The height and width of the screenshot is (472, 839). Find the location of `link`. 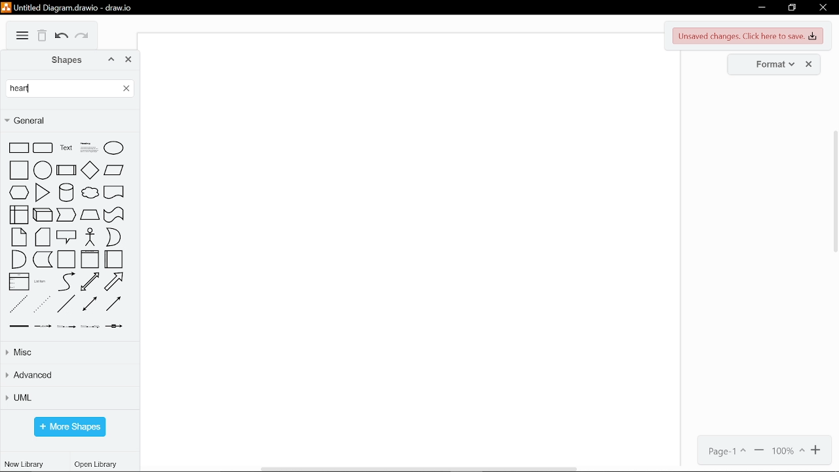

link is located at coordinates (20, 326).